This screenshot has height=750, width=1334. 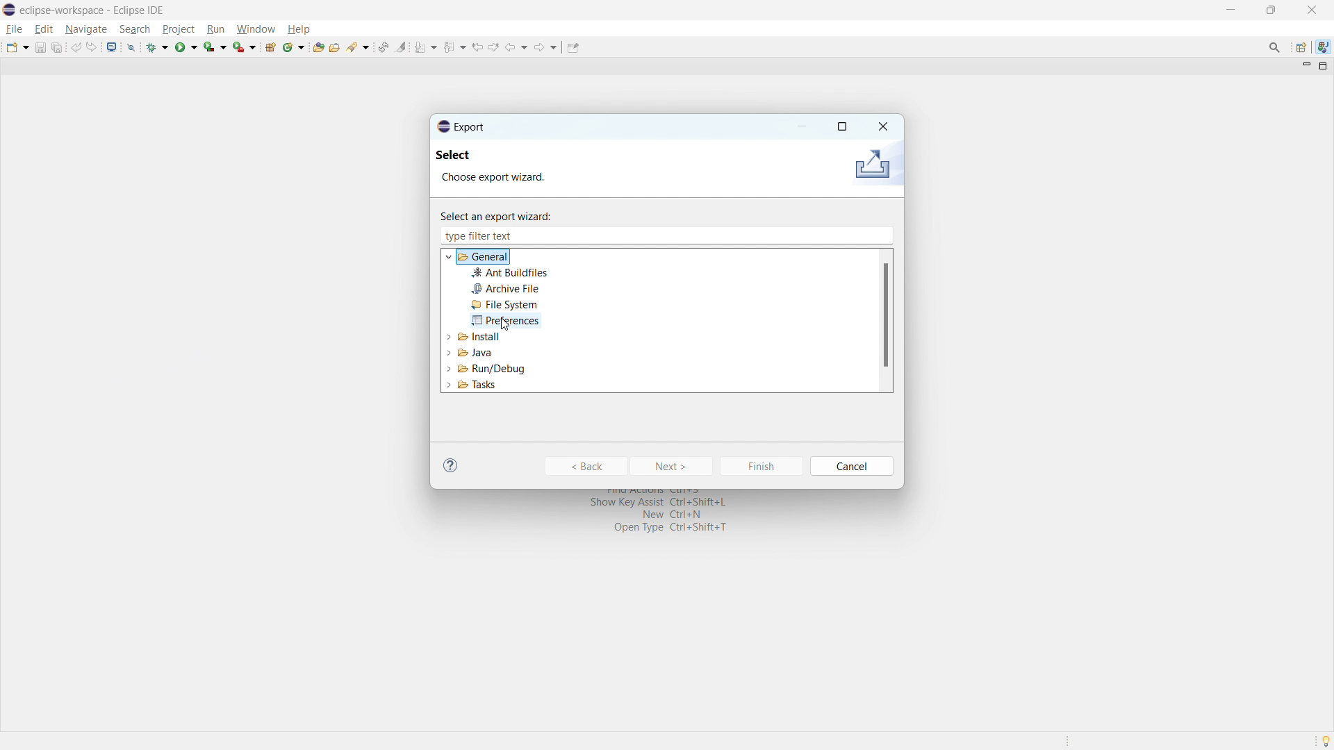 I want to click on java, so click(x=473, y=351).